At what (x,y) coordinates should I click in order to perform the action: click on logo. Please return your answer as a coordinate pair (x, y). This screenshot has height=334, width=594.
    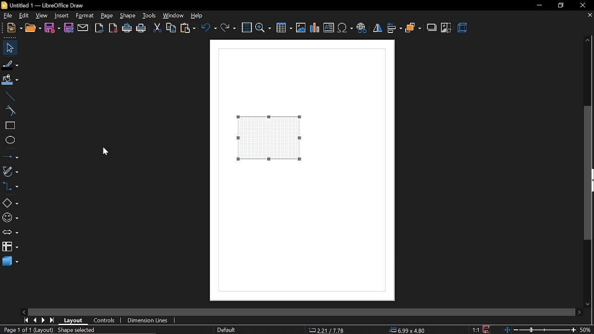
    Looking at the image, I should click on (4, 5).